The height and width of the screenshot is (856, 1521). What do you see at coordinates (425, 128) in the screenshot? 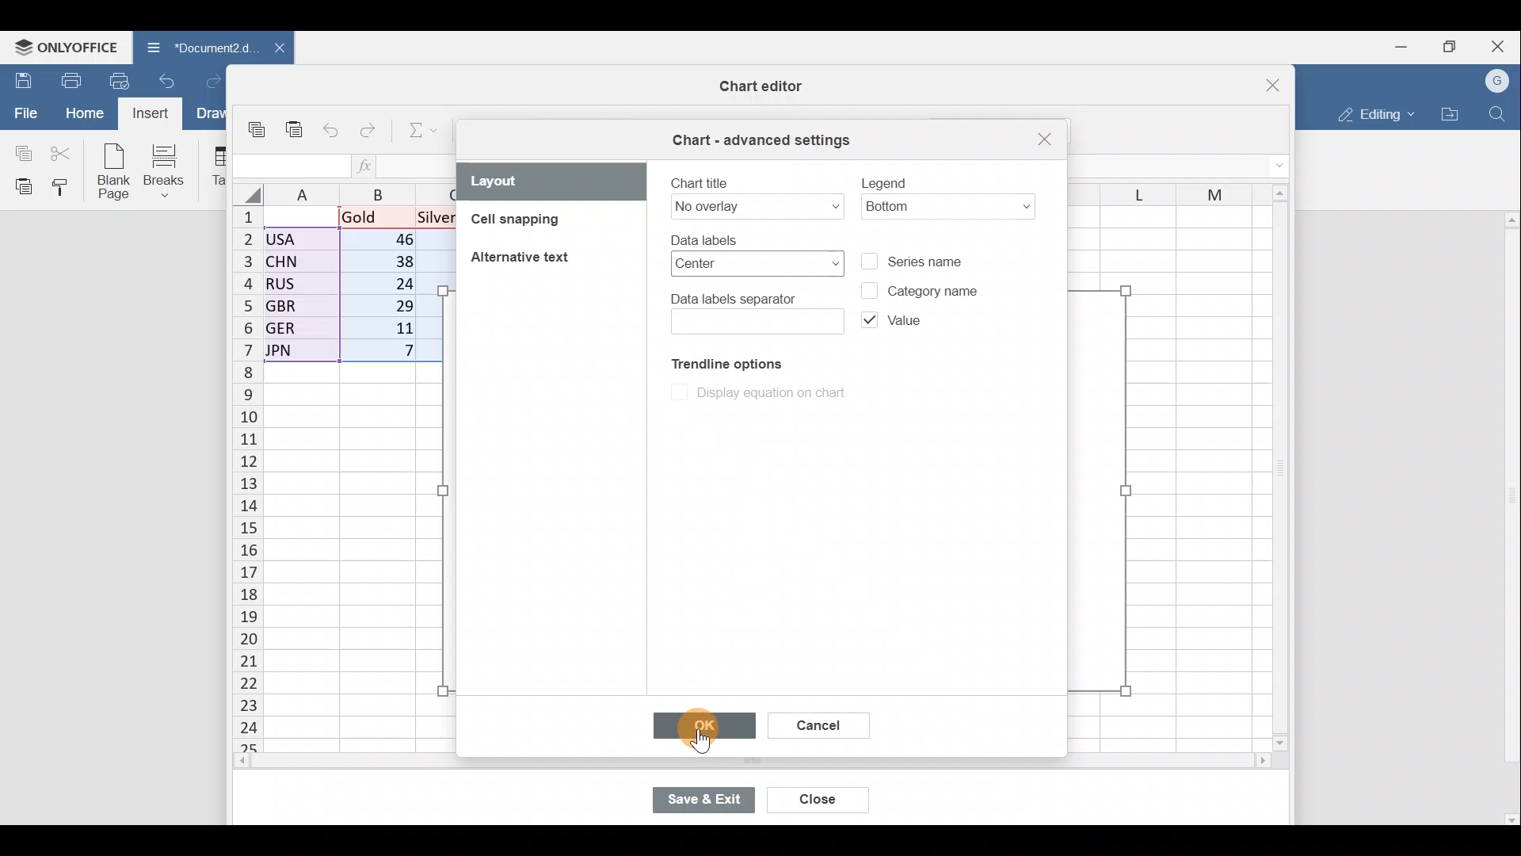
I see `Summation` at bounding box center [425, 128].